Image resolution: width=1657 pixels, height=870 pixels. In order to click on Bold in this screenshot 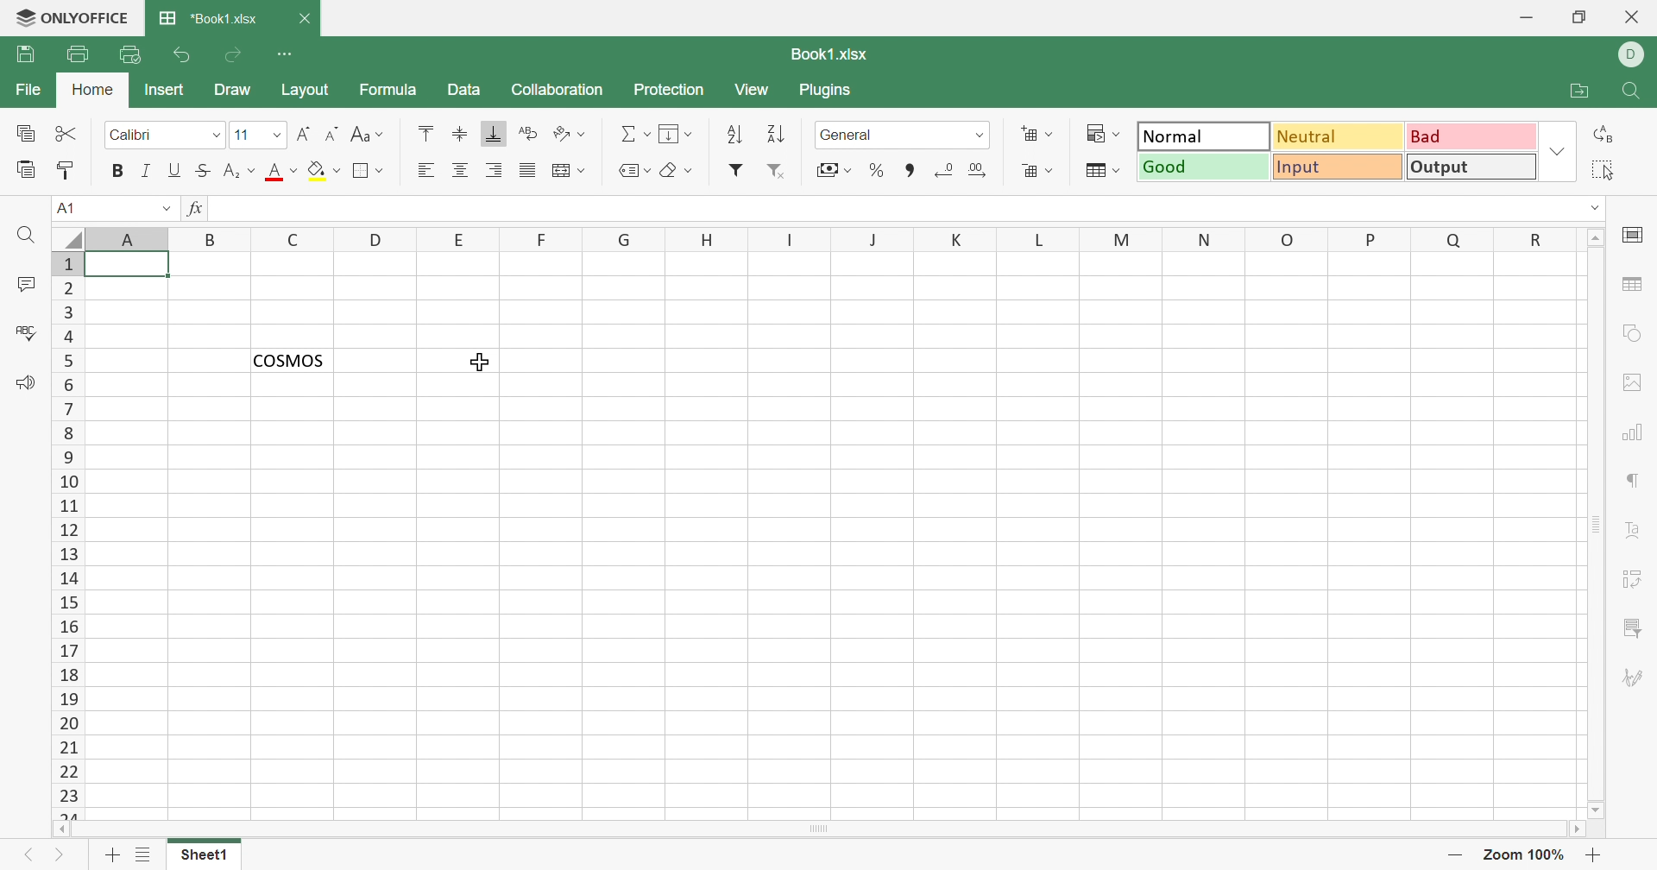, I will do `click(117, 171)`.